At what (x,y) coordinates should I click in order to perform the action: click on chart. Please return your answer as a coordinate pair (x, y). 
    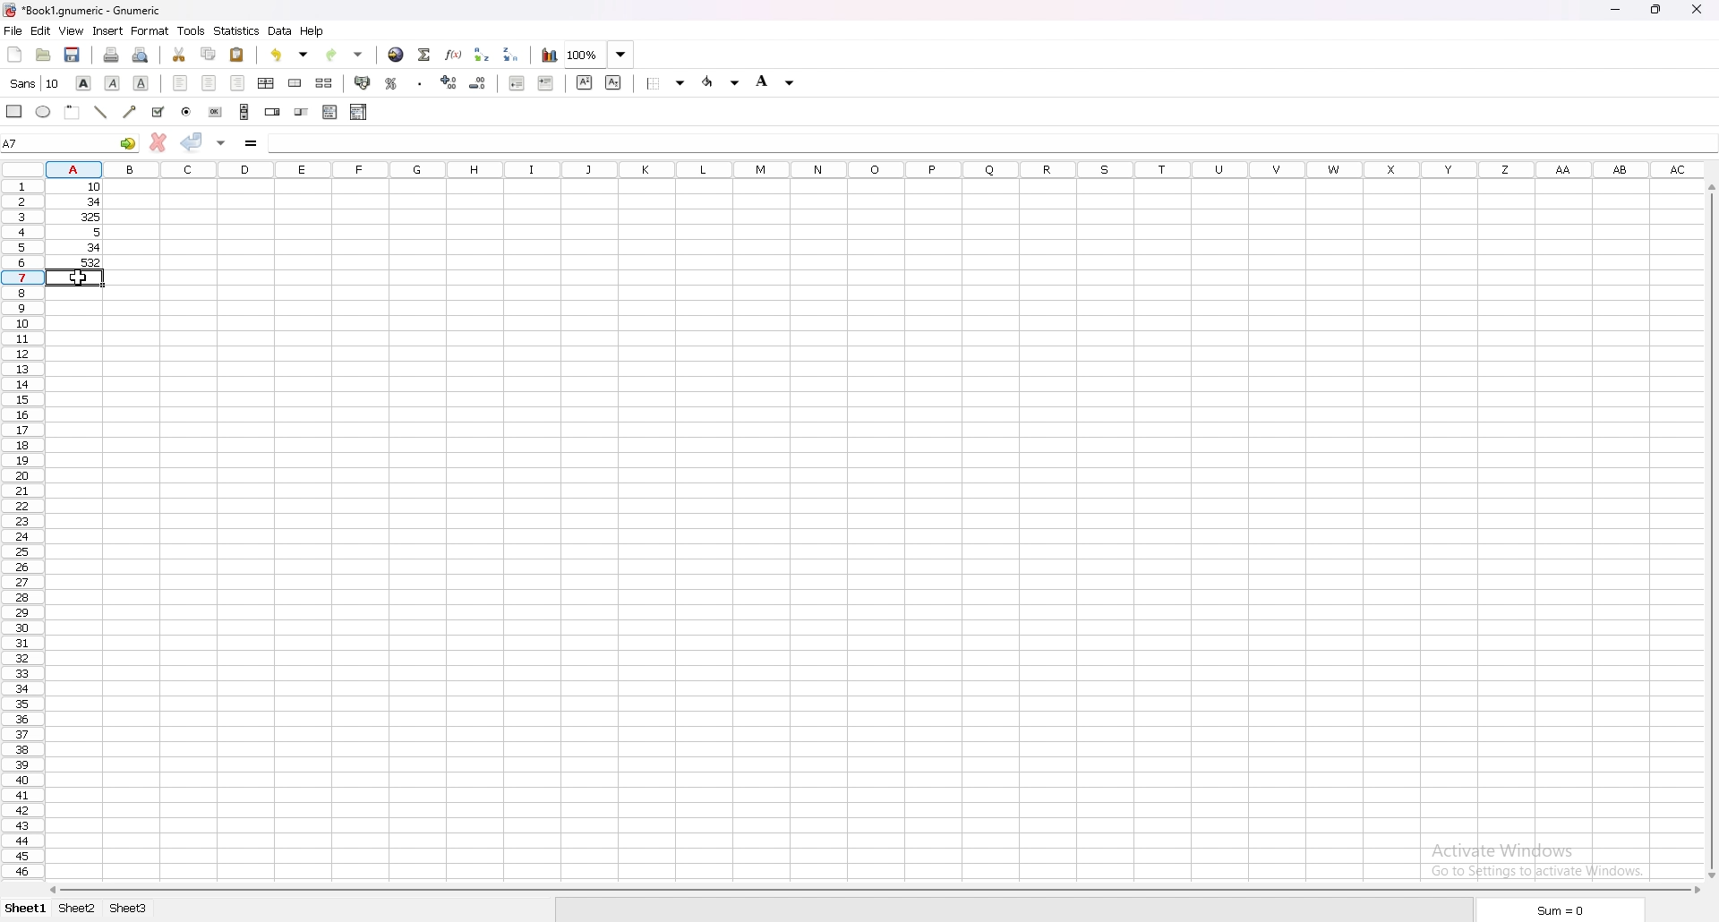
    Looking at the image, I should click on (550, 56).